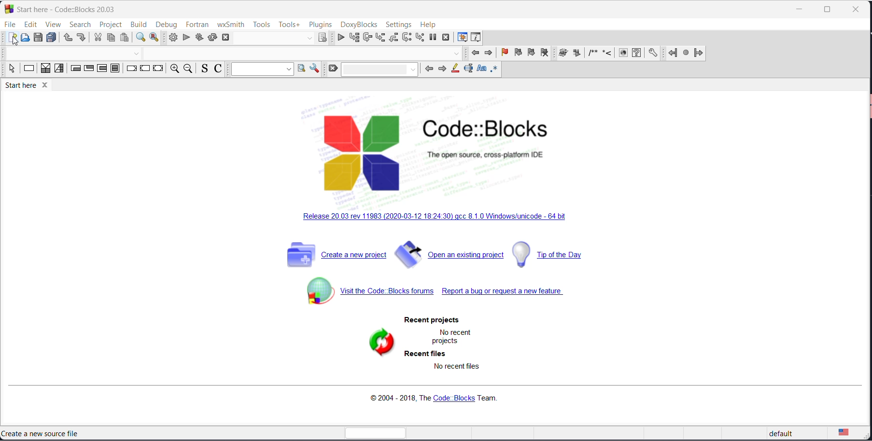 This screenshot has height=441, width=872. I want to click on step into, so click(380, 38).